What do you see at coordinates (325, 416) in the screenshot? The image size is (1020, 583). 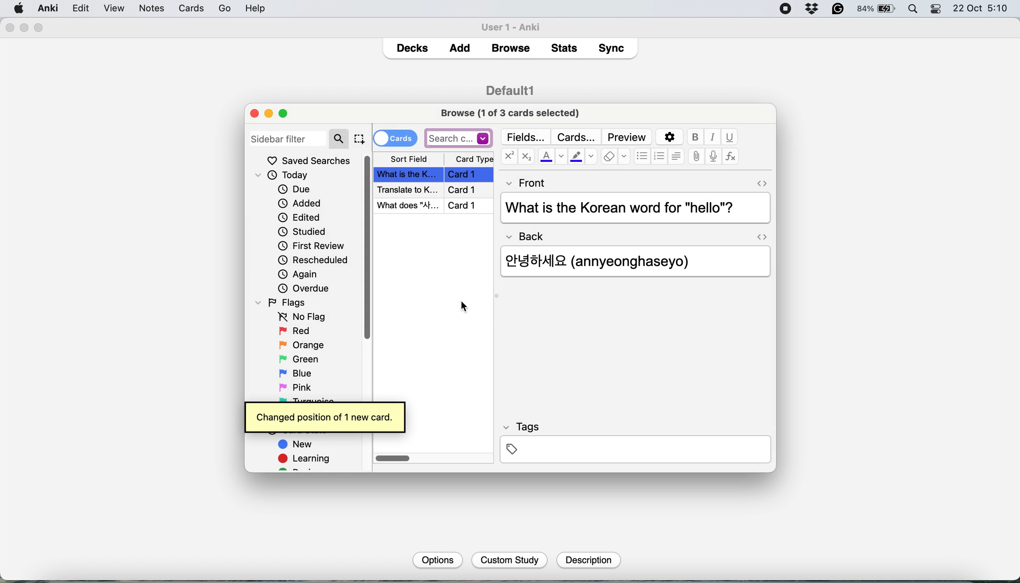 I see `Changed position of 1 new card.` at bounding box center [325, 416].